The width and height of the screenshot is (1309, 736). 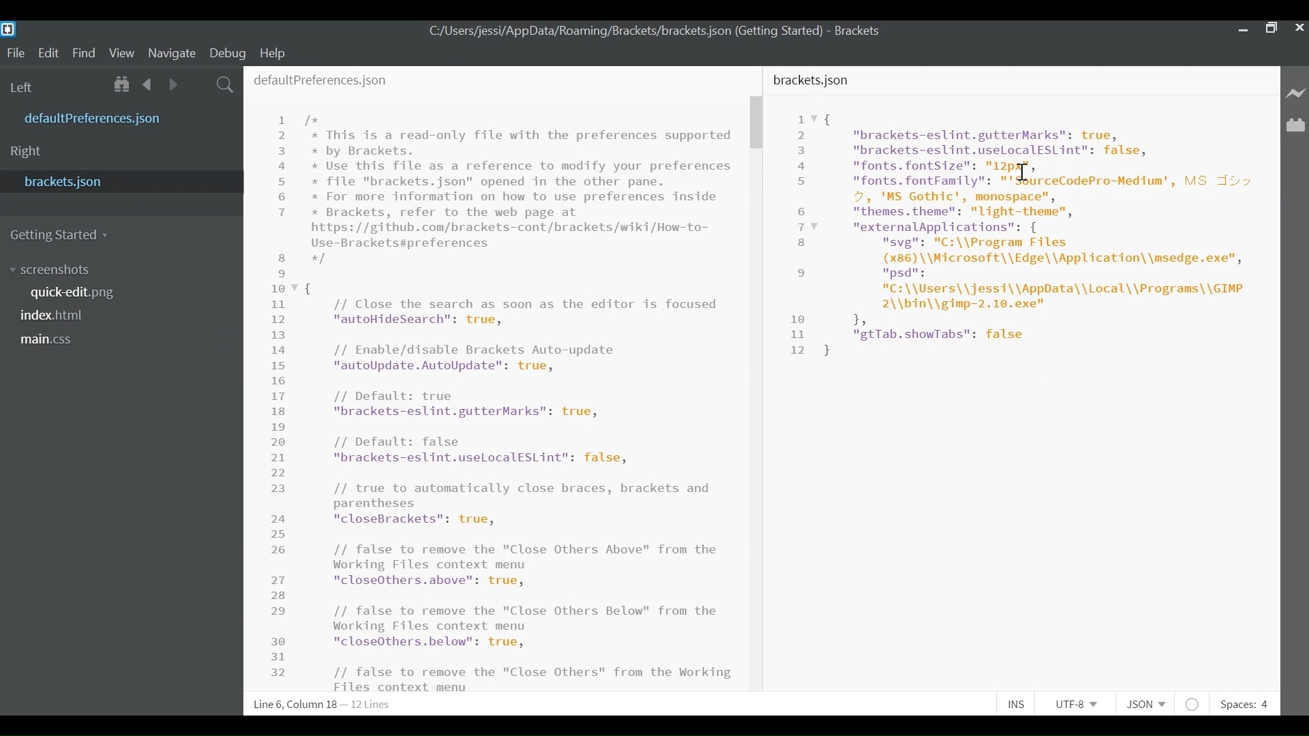 I want to click on minimize, so click(x=1241, y=29).